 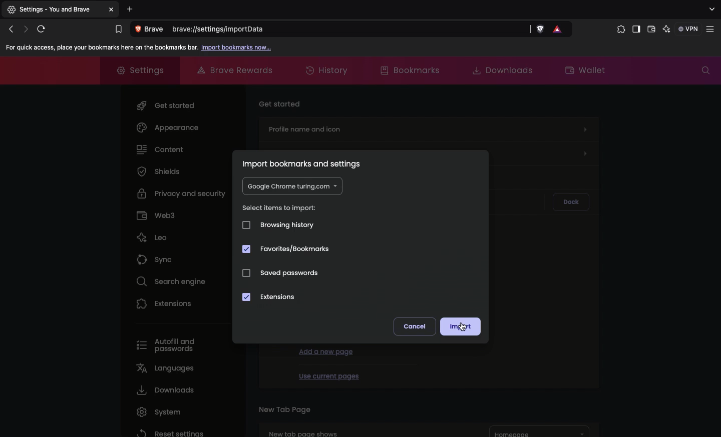 I want to click on Click to go forward, hold to see history, so click(x=26, y=28).